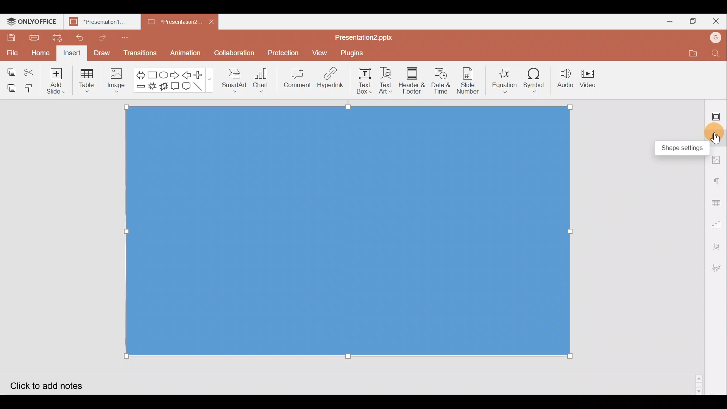  Describe the element at coordinates (176, 86) in the screenshot. I see `Rectangular callout` at that location.